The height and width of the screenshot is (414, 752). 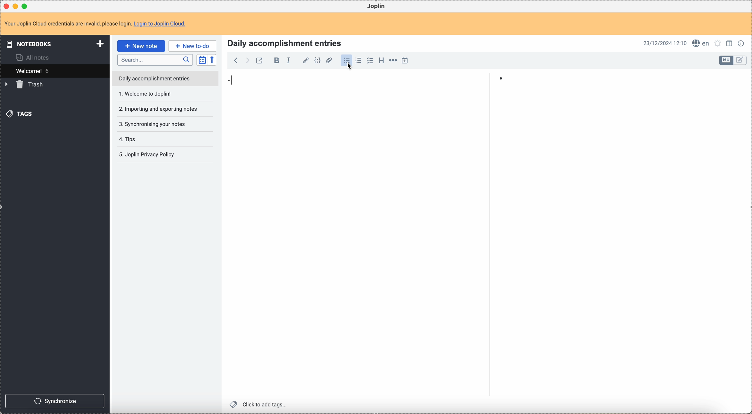 I want to click on close Joplin, so click(x=7, y=6).